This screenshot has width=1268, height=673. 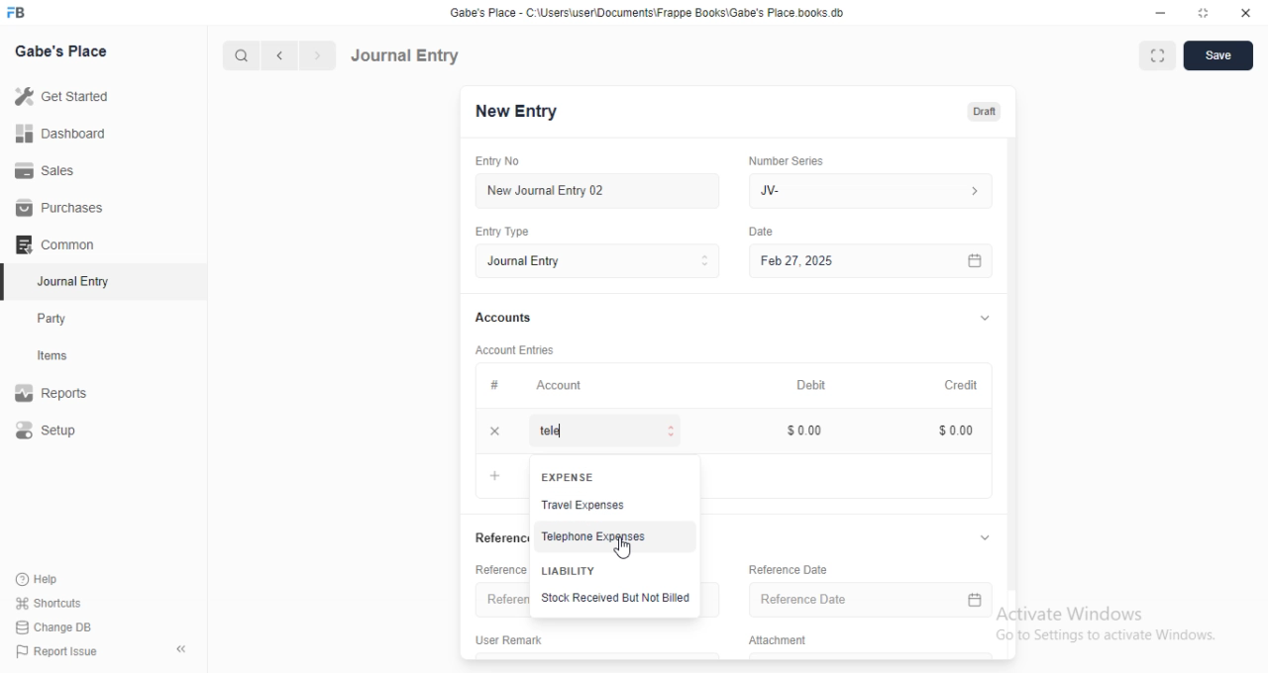 I want to click on Entry No, so click(x=495, y=159).